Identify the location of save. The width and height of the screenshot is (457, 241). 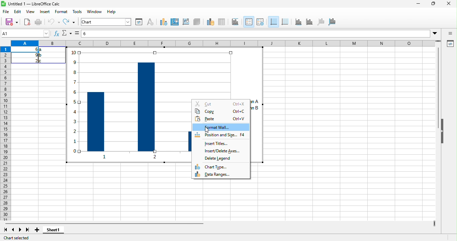
(12, 23).